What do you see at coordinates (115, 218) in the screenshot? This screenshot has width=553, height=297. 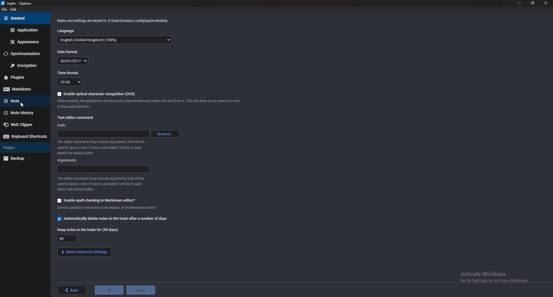 I see `Automatically delete notes` at bounding box center [115, 218].